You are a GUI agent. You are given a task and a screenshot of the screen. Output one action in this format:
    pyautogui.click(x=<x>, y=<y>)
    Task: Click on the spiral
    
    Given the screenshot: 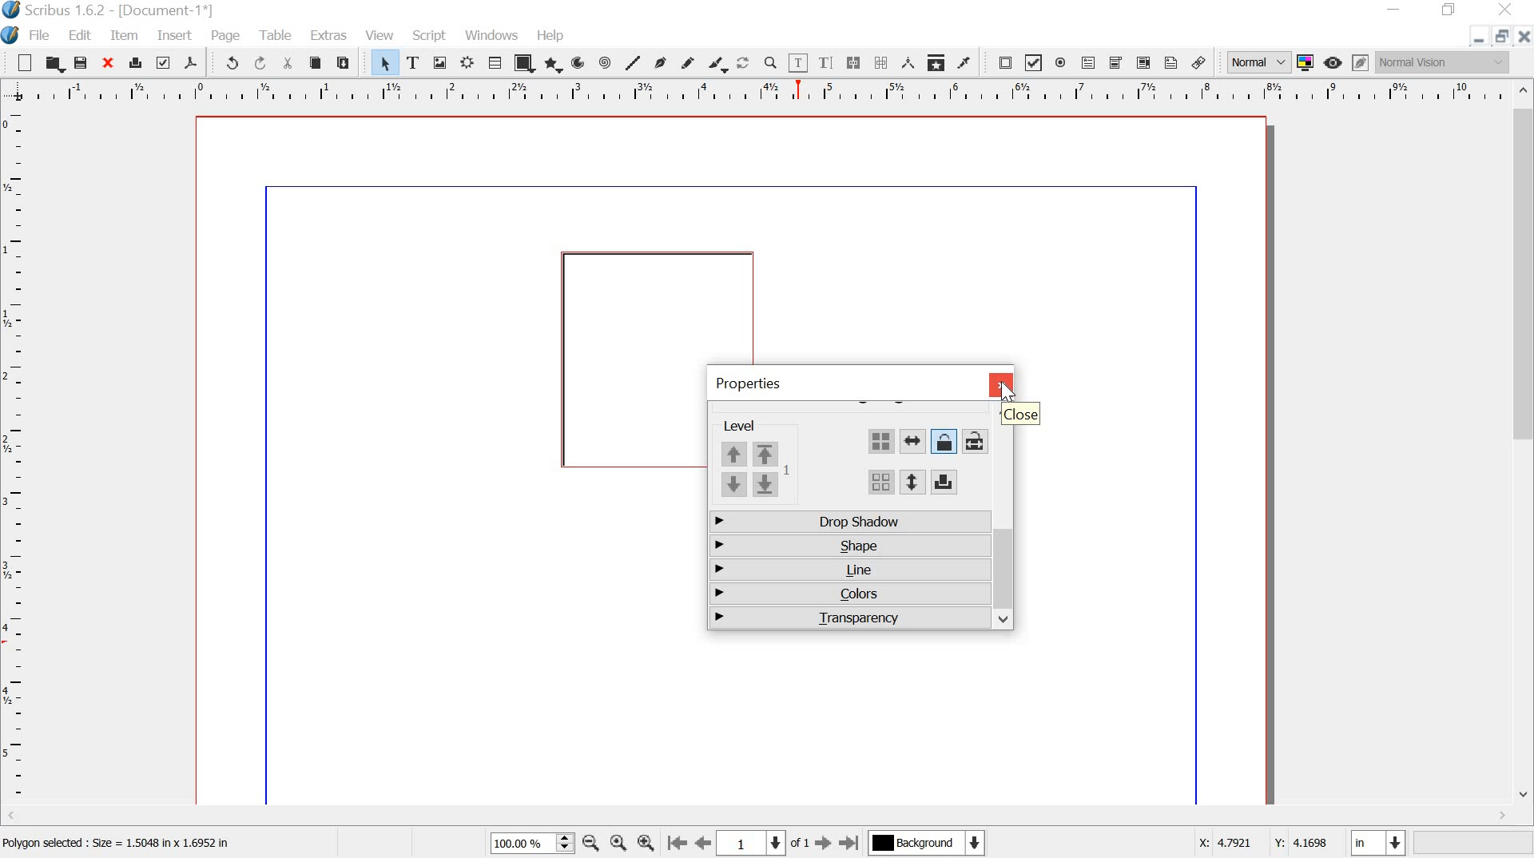 What is the action you would take?
    pyautogui.click(x=608, y=62)
    